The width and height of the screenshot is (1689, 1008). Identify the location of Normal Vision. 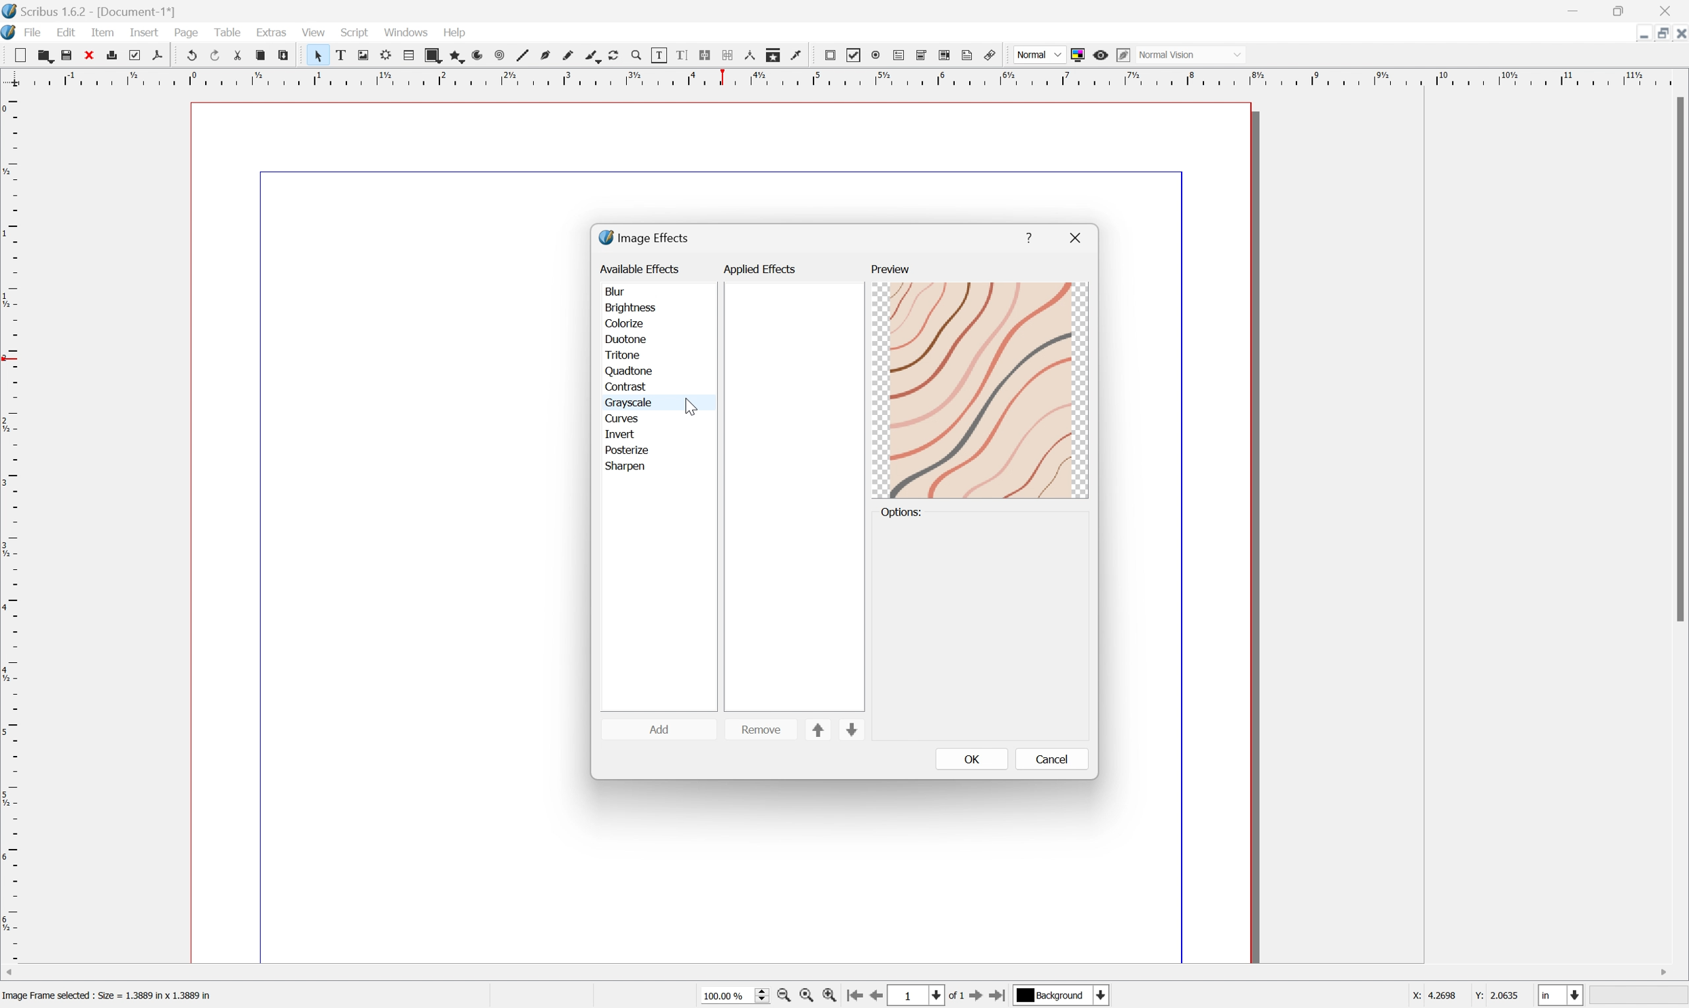
(1193, 53).